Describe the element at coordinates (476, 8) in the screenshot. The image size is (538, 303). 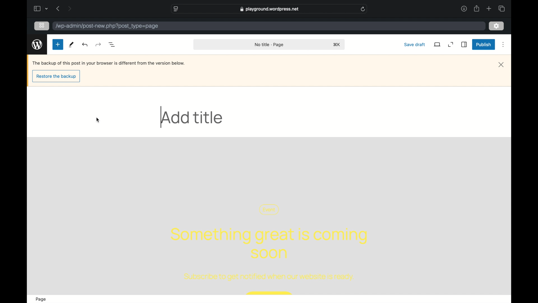
I see `share` at that location.